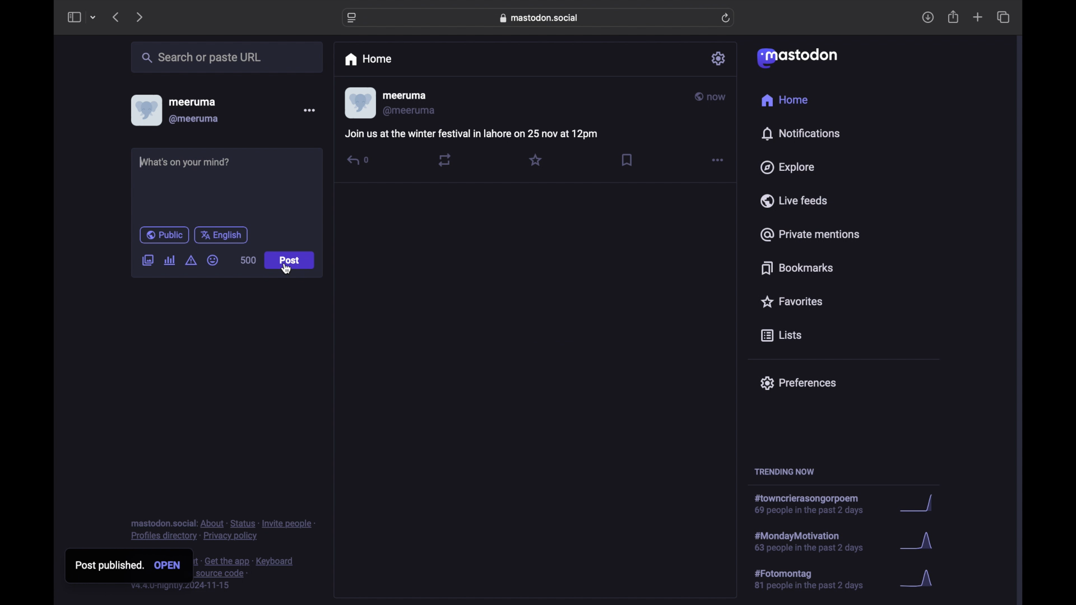 Image resolution: width=1076 pixels, height=605 pixels. I want to click on foot note, so click(246, 572).